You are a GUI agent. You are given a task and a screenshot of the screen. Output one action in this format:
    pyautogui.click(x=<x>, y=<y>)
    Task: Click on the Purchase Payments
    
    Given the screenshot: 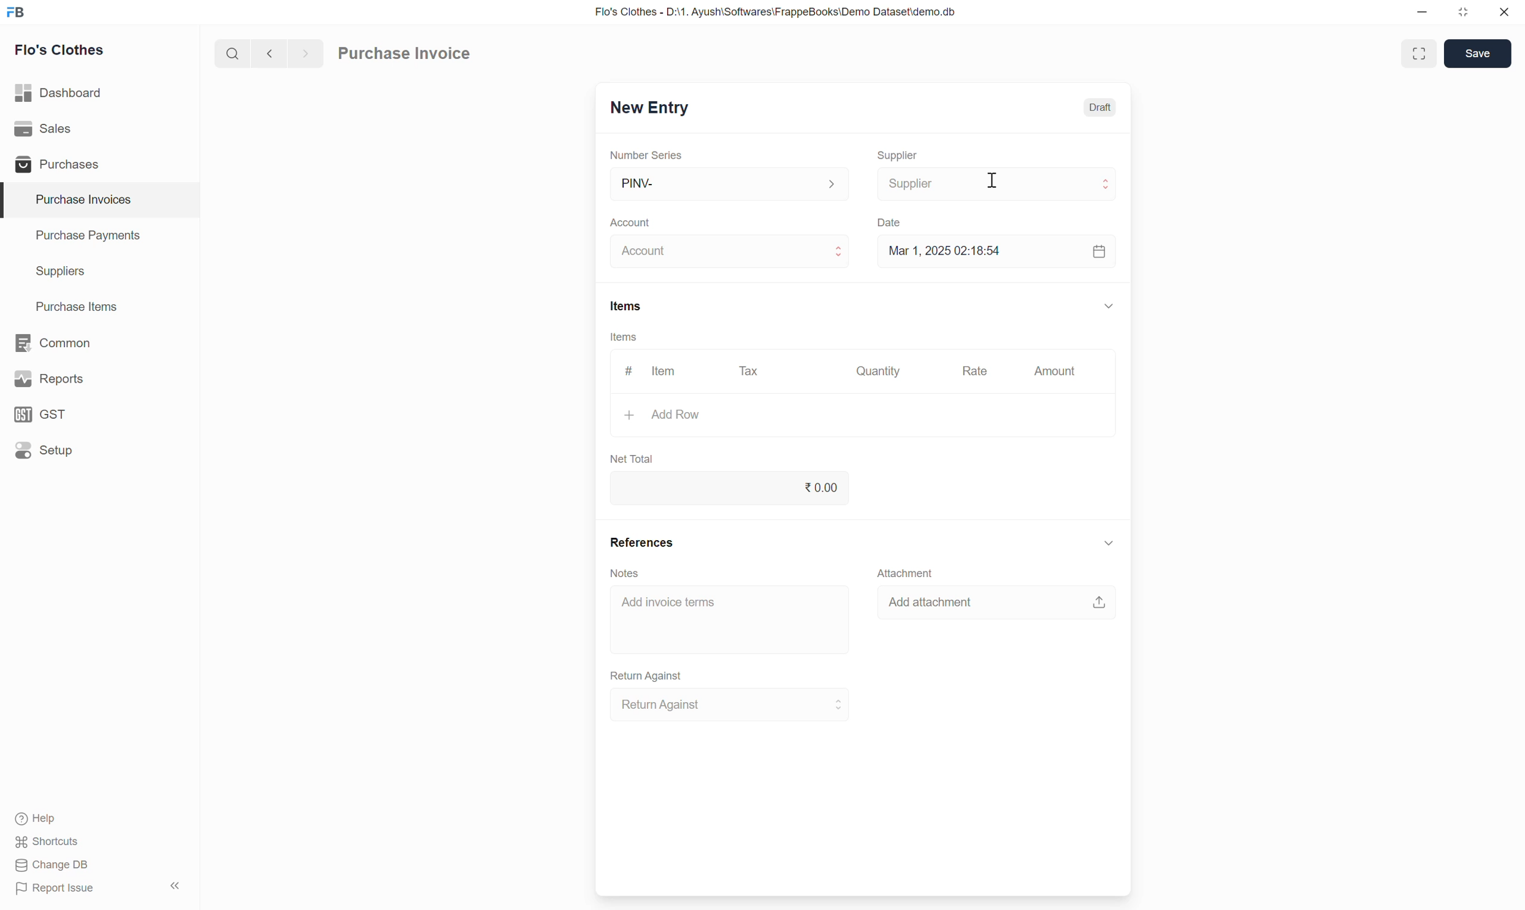 What is the action you would take?
    pyautogui.click(x=100, y=236)
    